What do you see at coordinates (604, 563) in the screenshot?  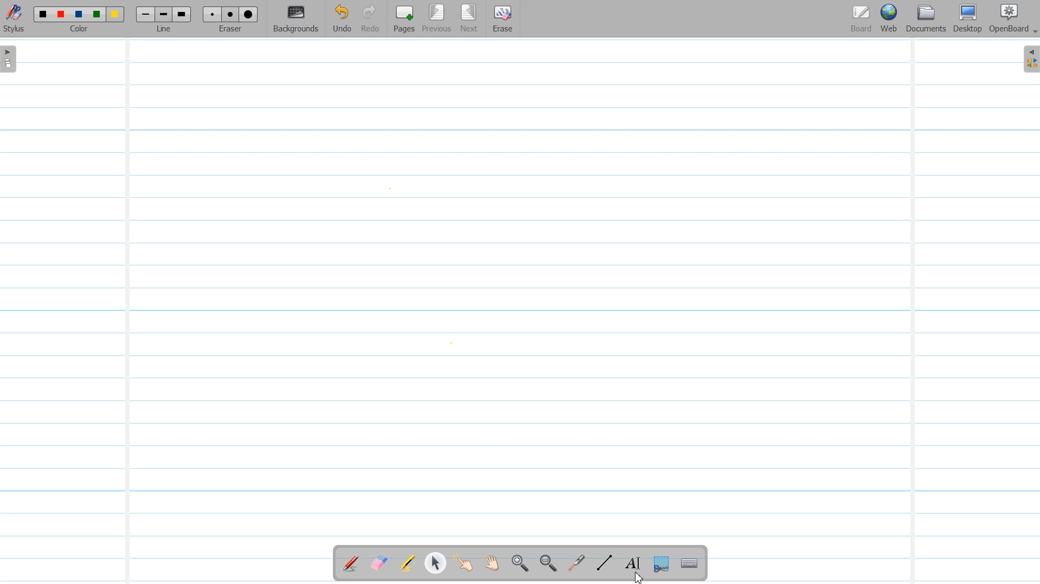 I see `Draw Lines` at bounding box center [604, 563].